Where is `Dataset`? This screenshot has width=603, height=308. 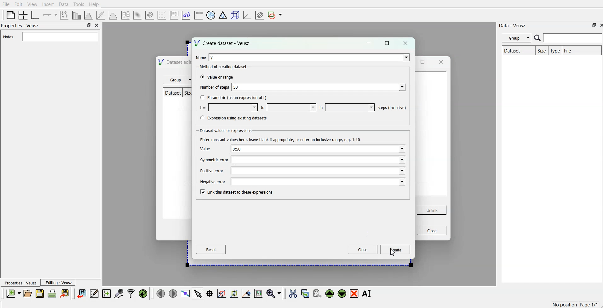 Dataset is located at coordinates (172, 93).